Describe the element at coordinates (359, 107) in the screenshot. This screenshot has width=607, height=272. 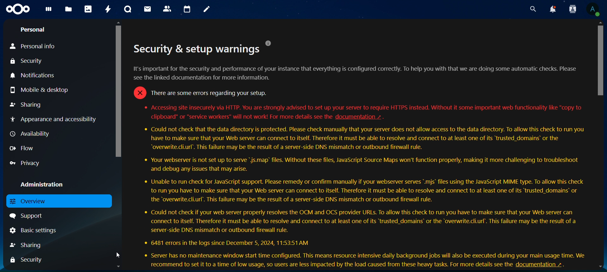
I see `text` at that location.